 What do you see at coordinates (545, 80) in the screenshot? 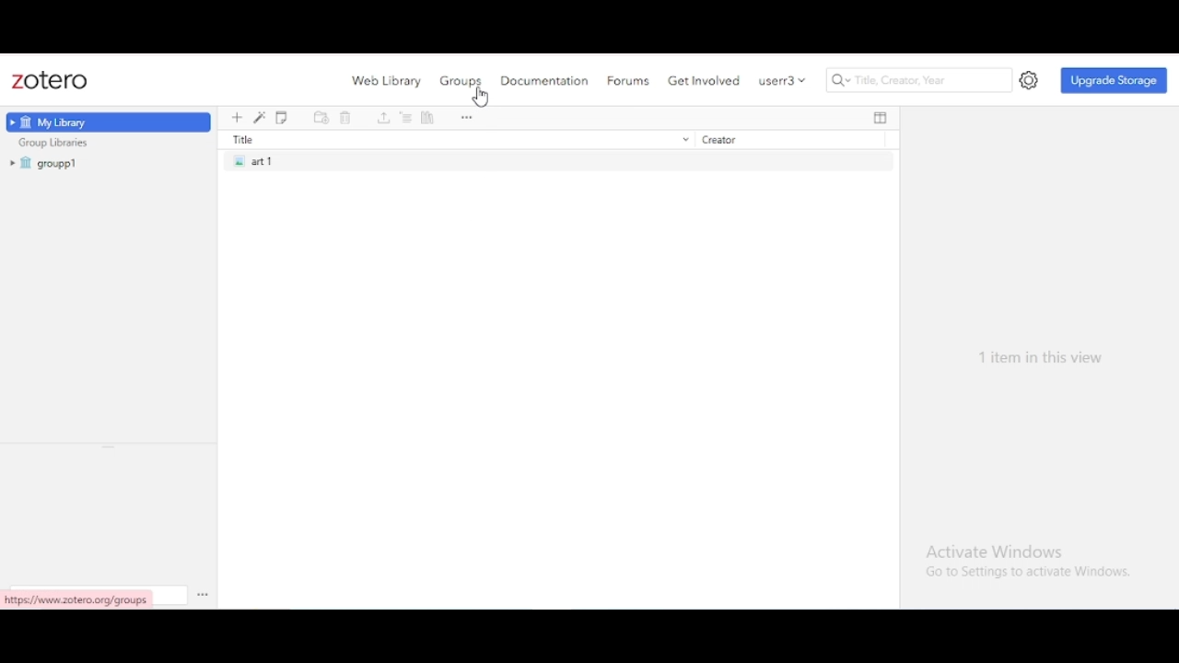
I see `documentation` at bounding box center [545, 80].